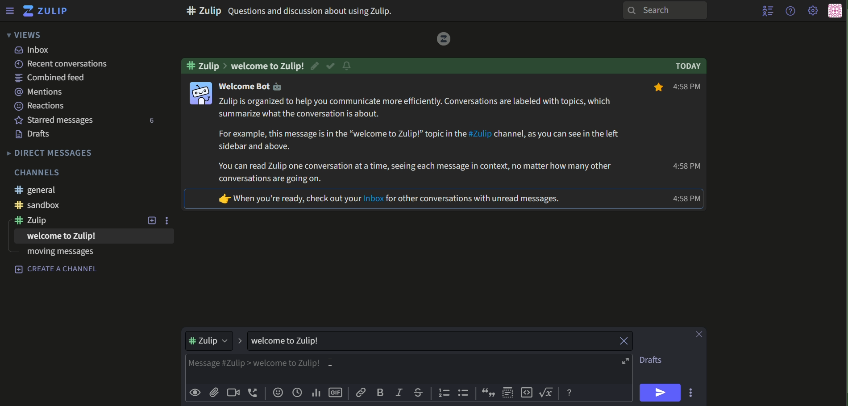 The image size is (848, 406). I want to click on text, so click(312, 65).